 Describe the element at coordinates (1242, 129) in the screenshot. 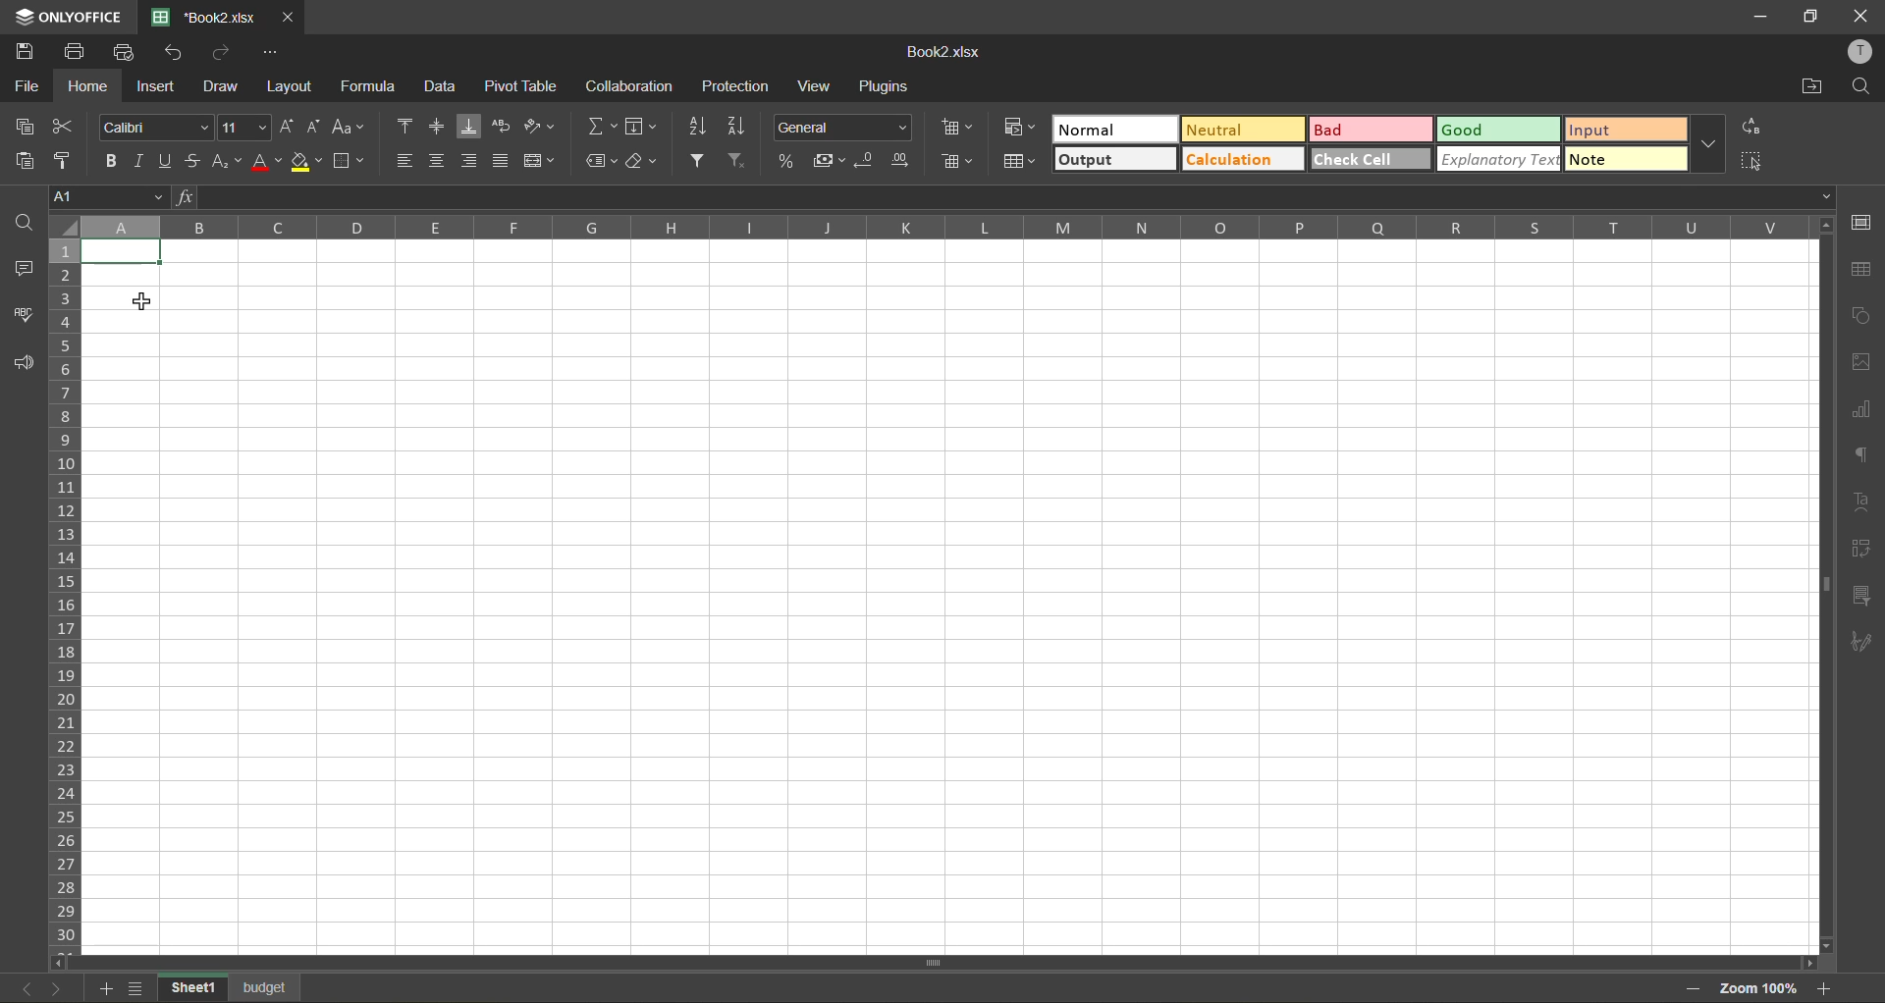

I see `neutral ` at that location.